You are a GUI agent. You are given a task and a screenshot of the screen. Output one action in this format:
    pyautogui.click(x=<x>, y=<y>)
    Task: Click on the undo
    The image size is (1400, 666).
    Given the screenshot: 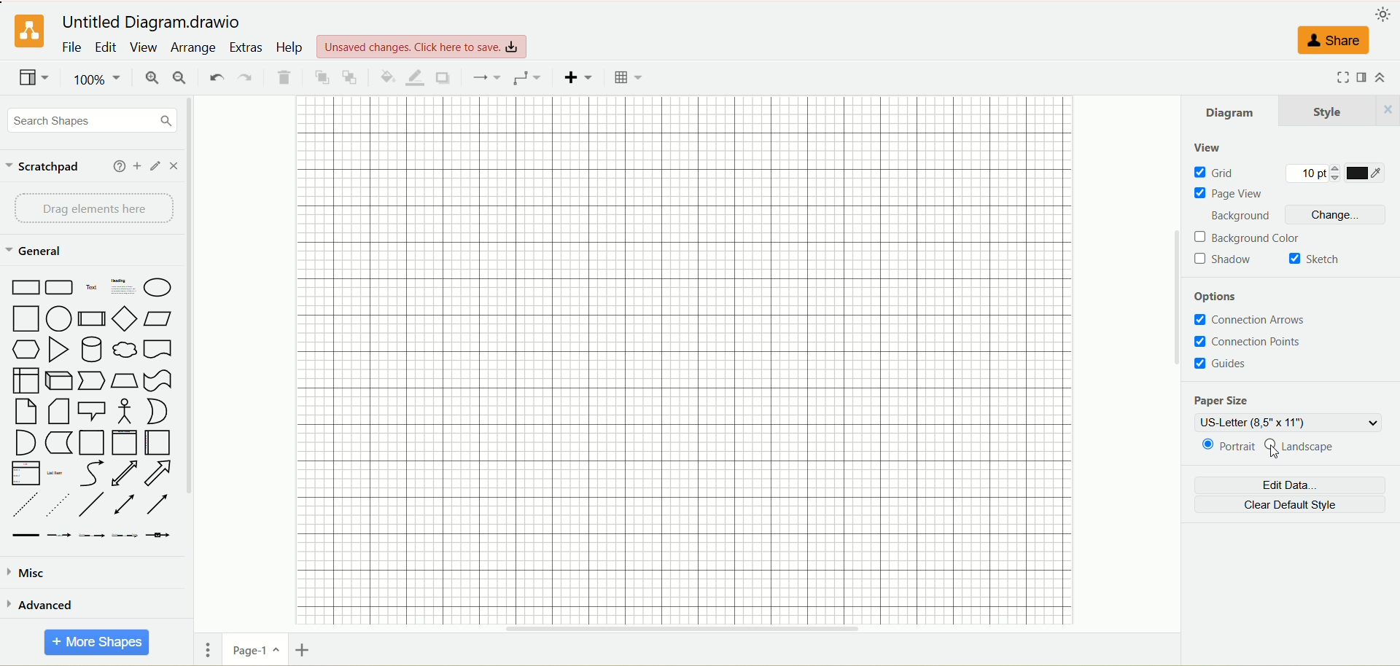 What is the action you would take?
    pyautogui.click(x=216, y=77)
    